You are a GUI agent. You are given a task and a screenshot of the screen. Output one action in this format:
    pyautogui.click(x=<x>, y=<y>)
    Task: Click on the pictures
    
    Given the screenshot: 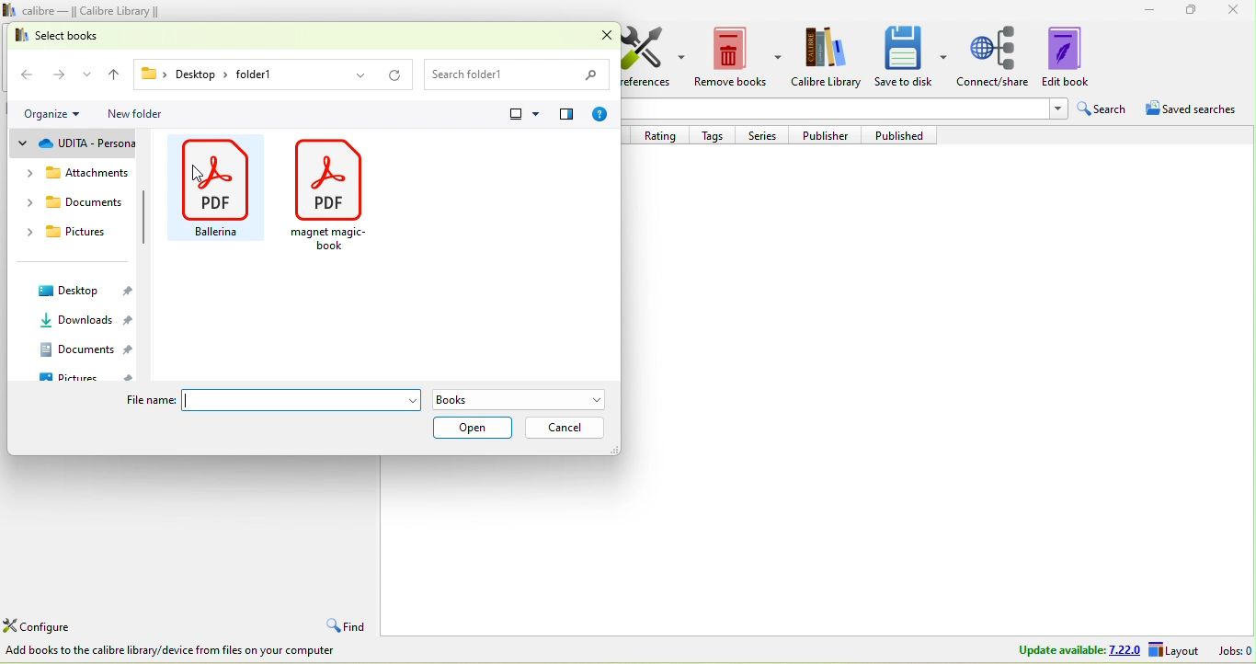 What is the action you would take?
    pyautogui.click(x=84, y=378)
    